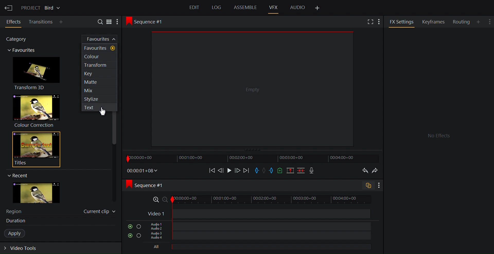  Describe the element at coordinates (100, 82) in the screenshot. I see `Matte` at that location.